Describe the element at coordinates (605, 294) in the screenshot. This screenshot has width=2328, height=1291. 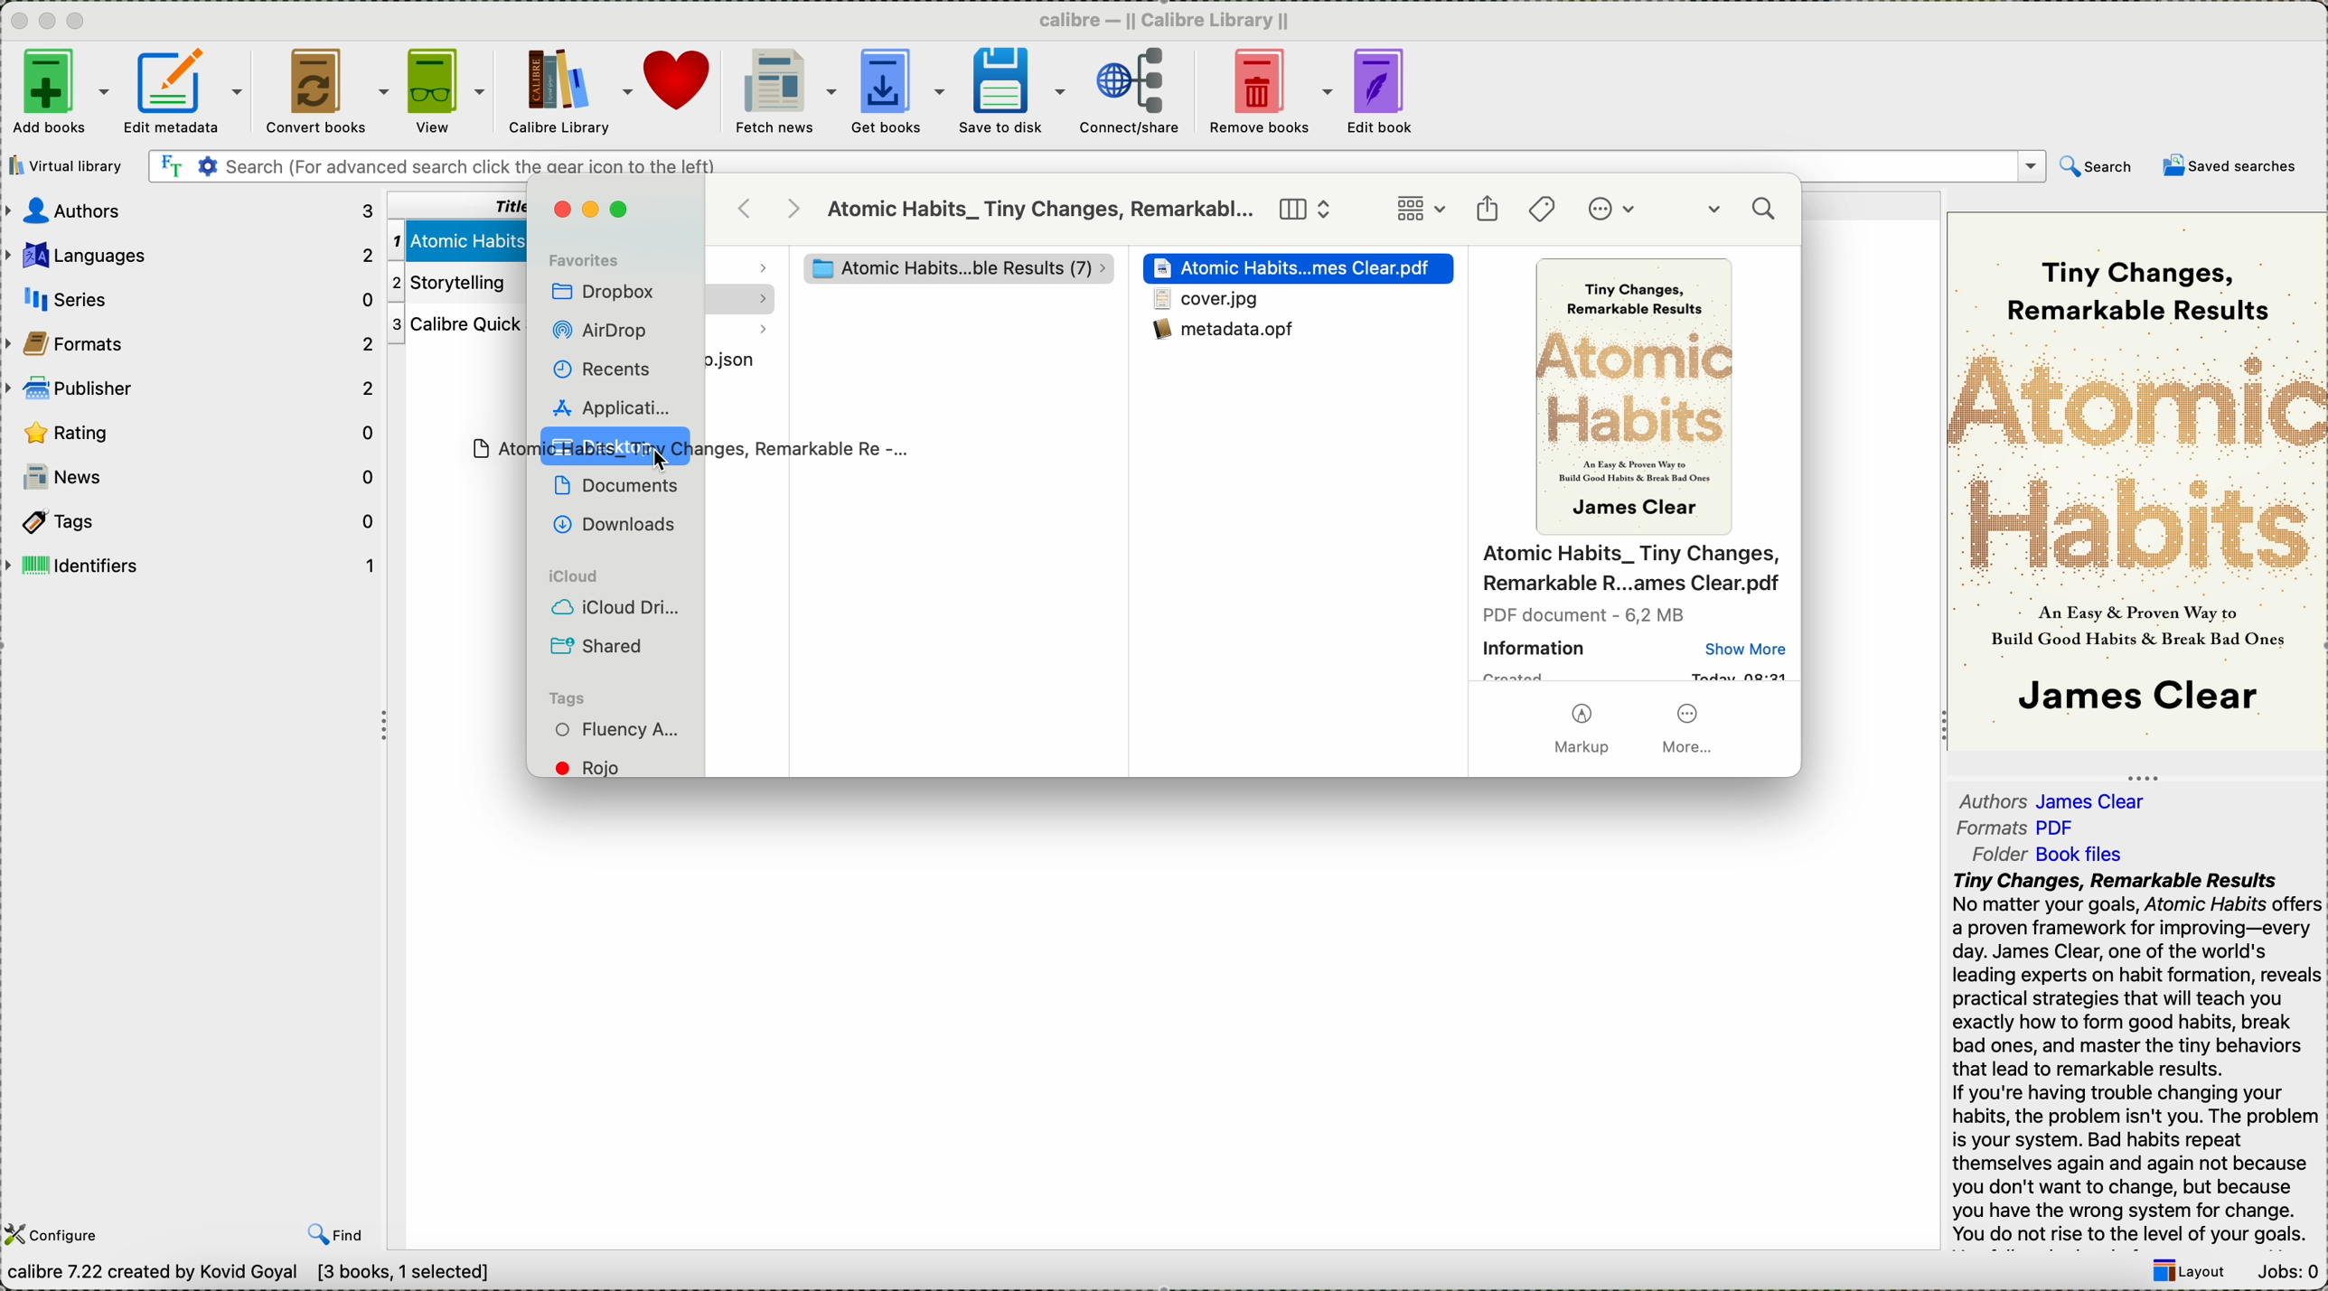
I see `Dropbox` at that location.